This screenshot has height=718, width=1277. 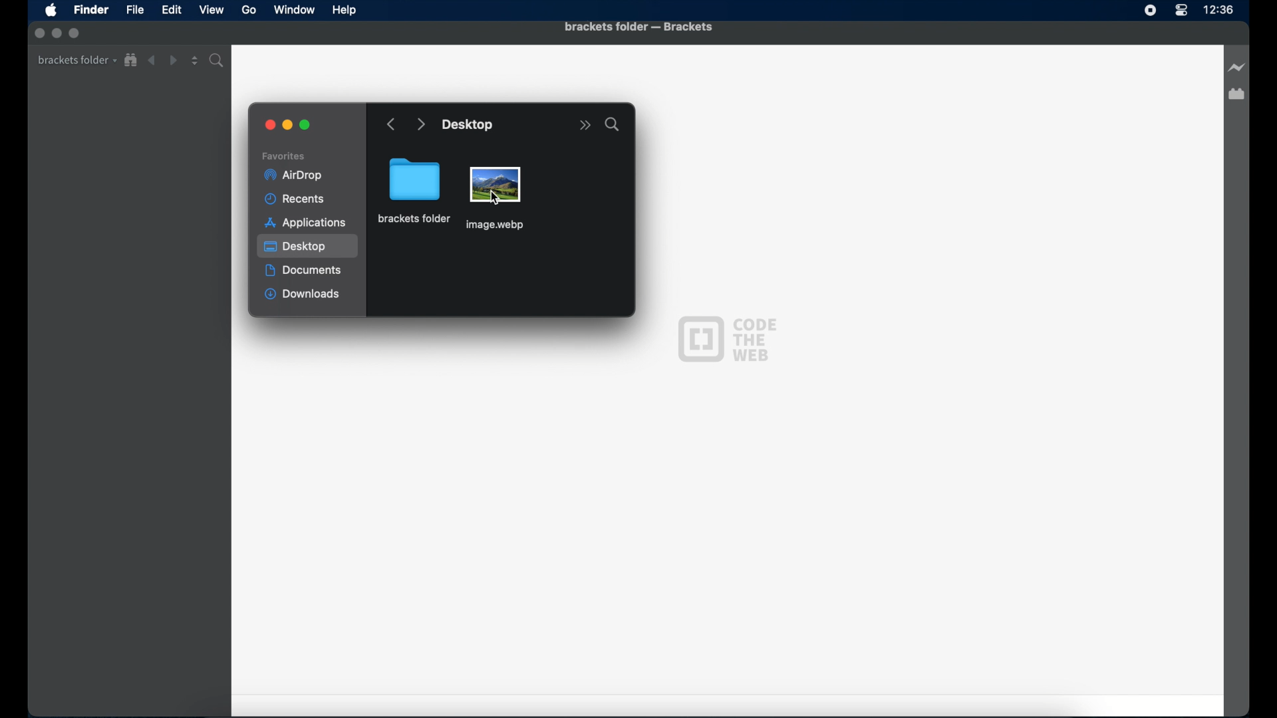 What do you see at coordinates (135, 9) in the screenshot?
I see `File` at bounding box center [135, 9].